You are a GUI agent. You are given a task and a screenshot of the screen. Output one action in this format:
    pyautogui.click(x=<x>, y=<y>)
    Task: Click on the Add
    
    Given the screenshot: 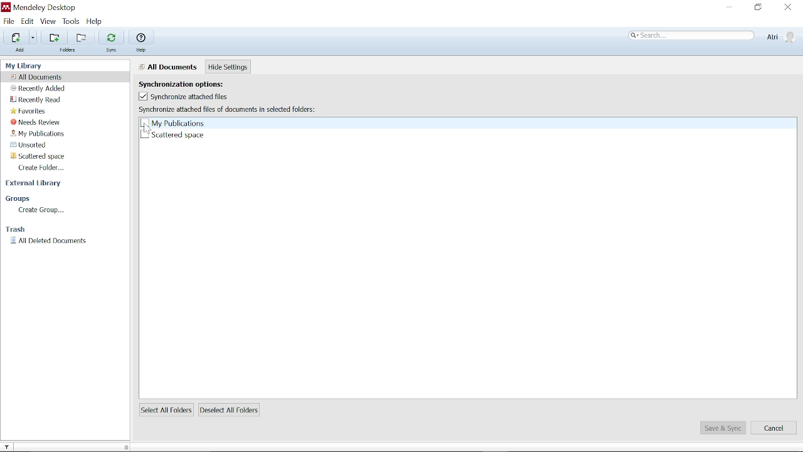 What is the action you would take?
    pyautogui.click(x=21, y=52)
    